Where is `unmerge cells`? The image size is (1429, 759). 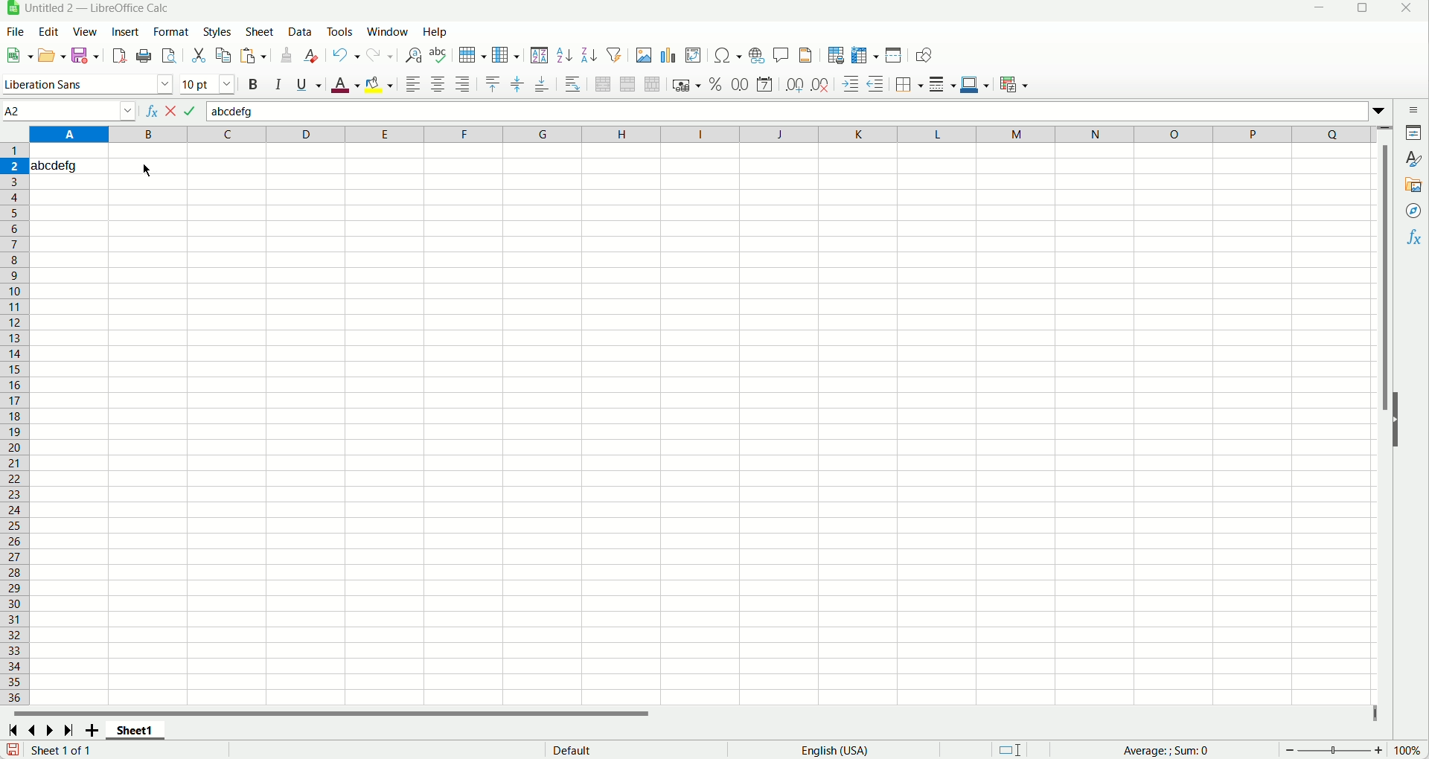
unmerge cells is located at coordinates (651, 85).